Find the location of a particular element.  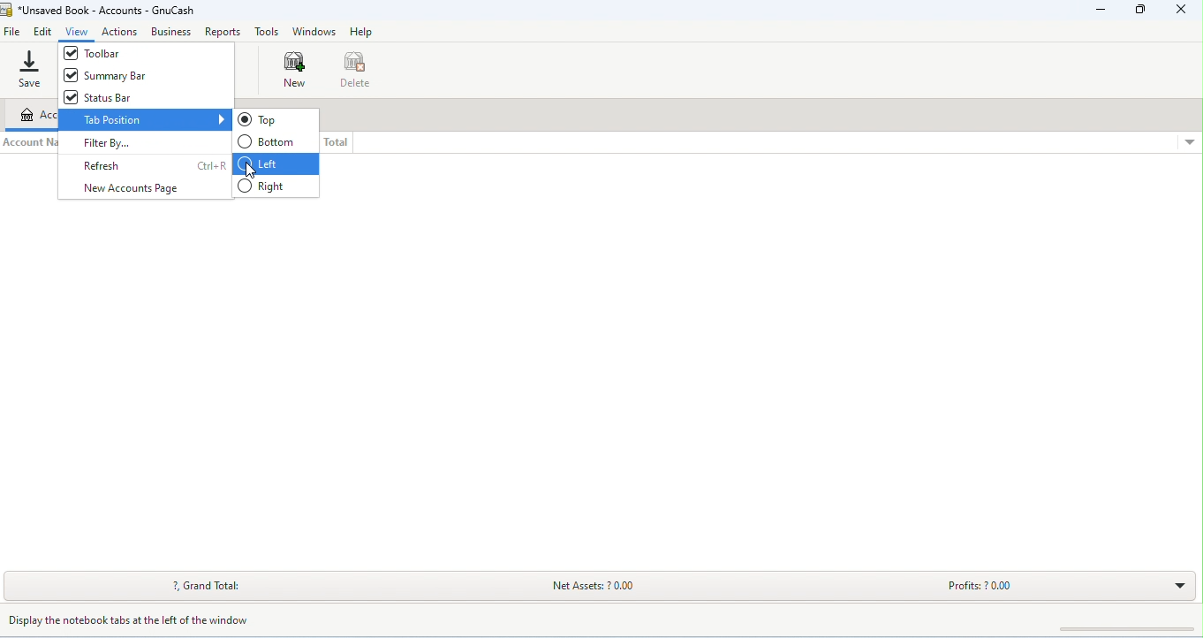

title is located at coordinates (101, 11).